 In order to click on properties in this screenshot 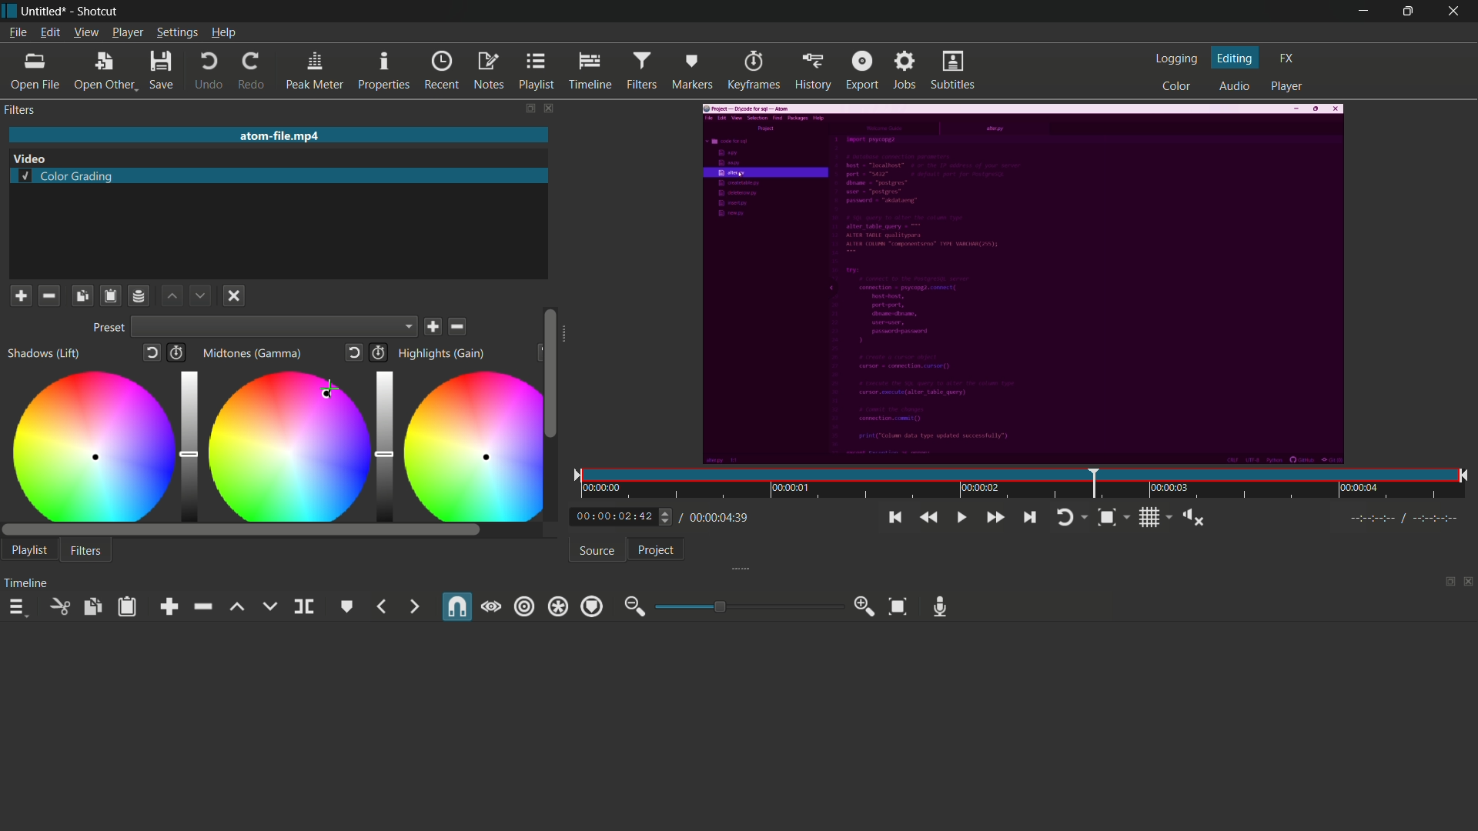, I will do `click(383, 72)`.